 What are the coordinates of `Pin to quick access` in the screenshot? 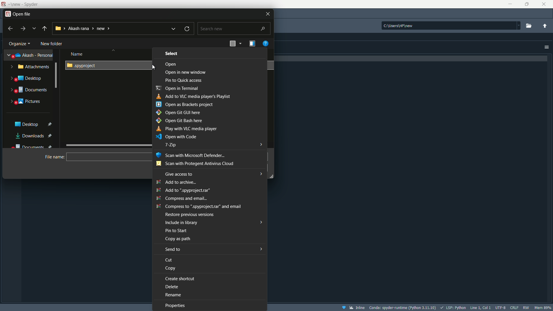 It's located at (184, 81).